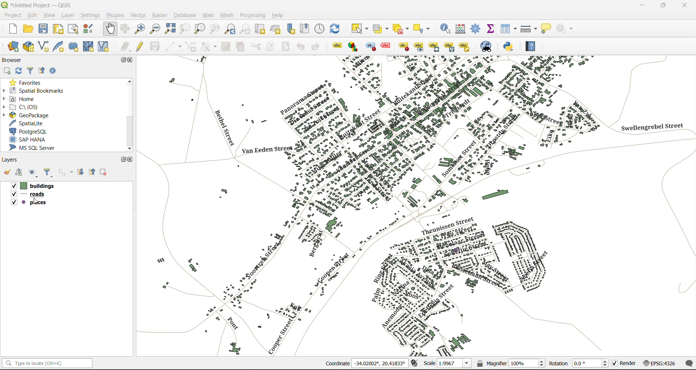  Describe the element at coordinates (170, 29) in the screenshot. I see `zoom full` at that location.